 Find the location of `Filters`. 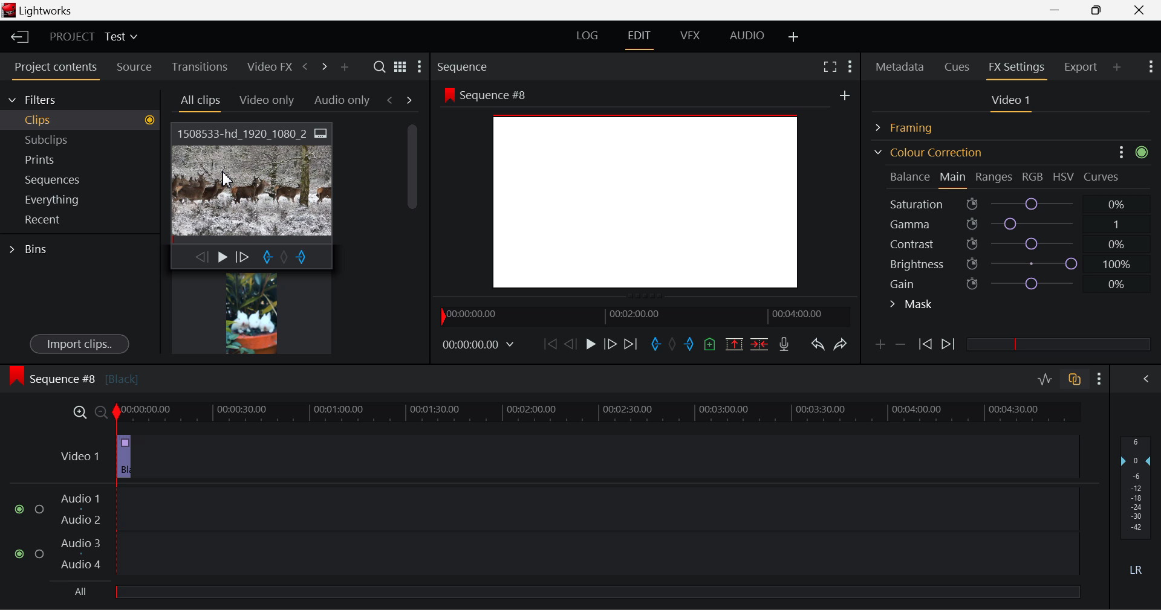

Filters is located at coordinates (44, 98).